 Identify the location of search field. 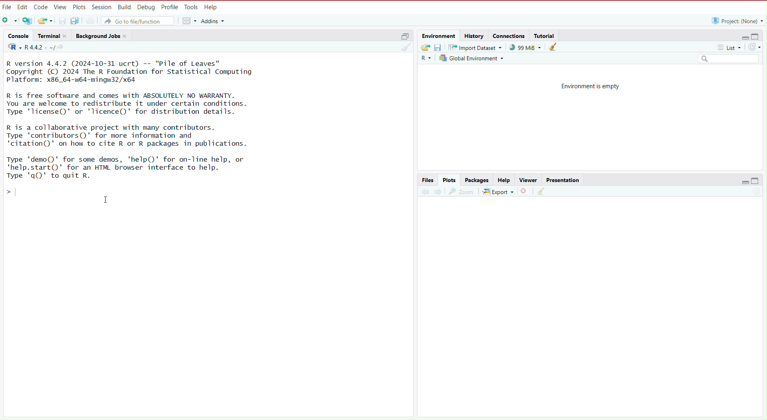
(730, 59).